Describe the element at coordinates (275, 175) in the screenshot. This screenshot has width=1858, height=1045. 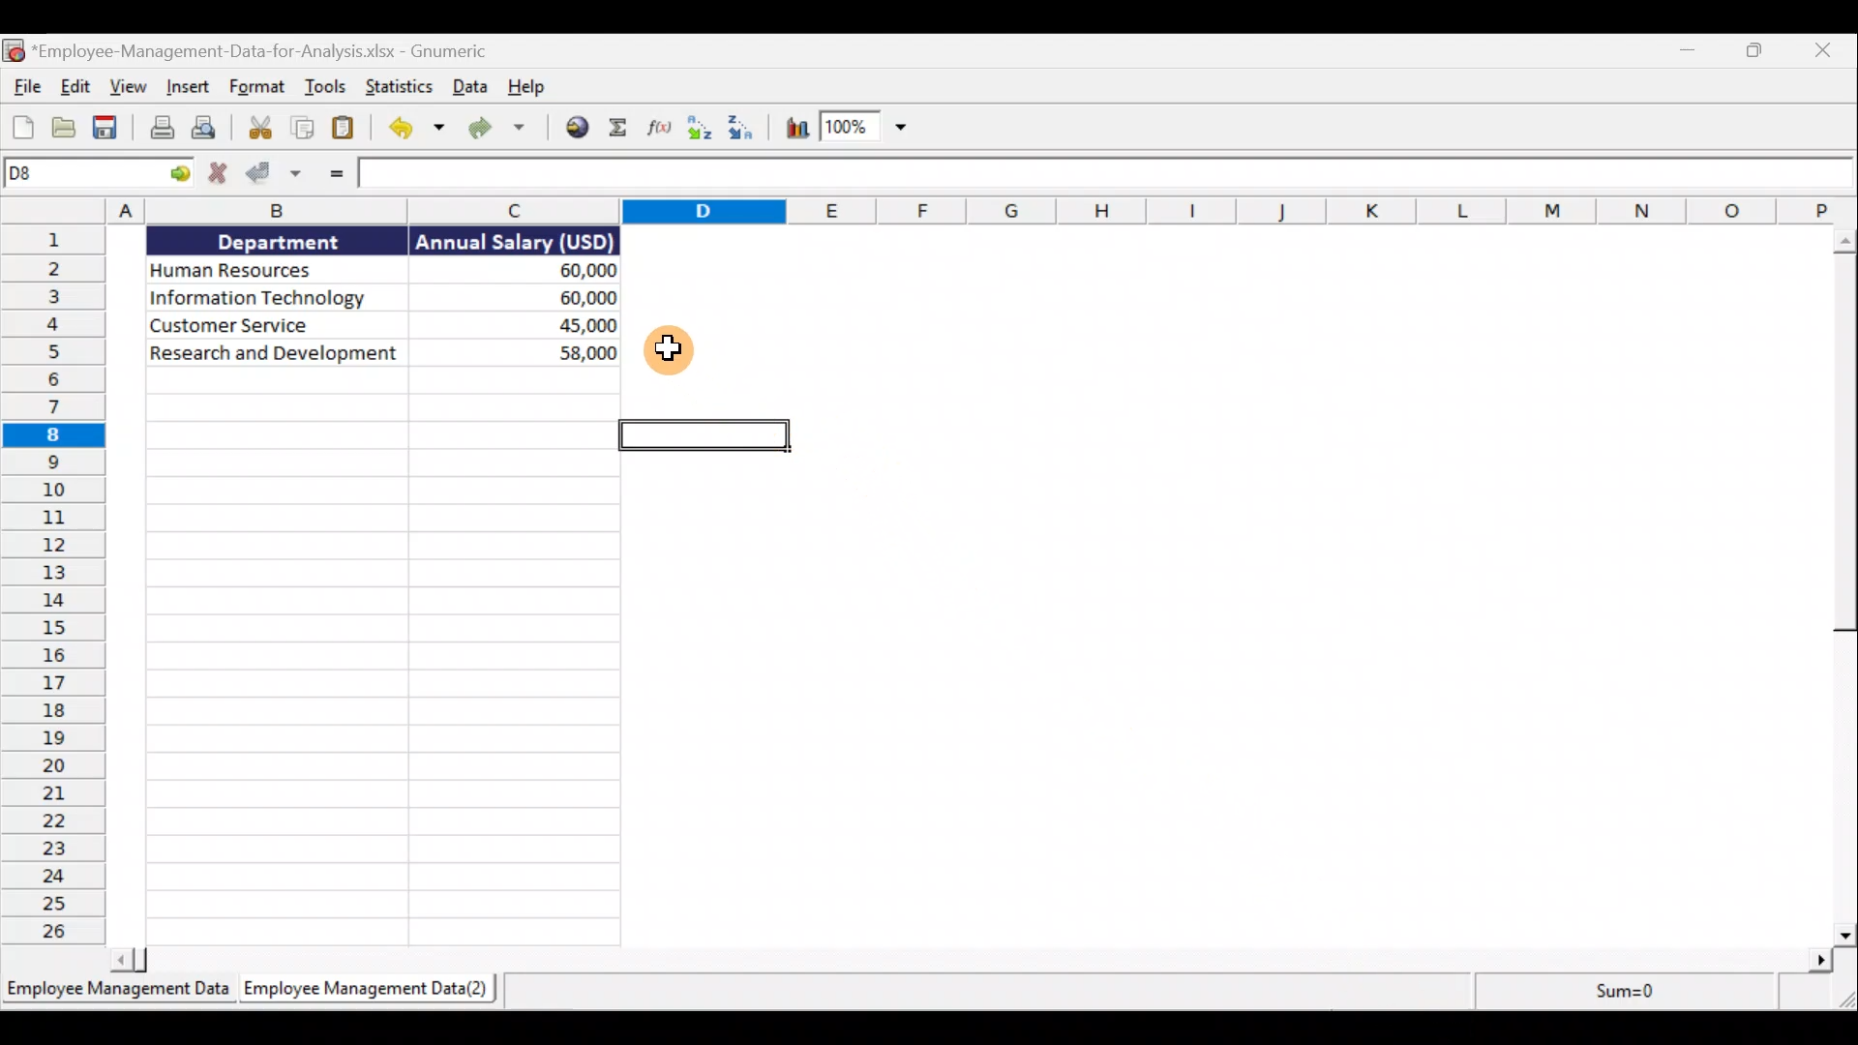
I see `Accept change` at that location.